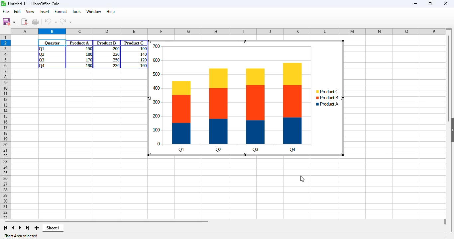  Describe the element at coordinates (42, 60) in the screenshot. I see `Q3` at that location.